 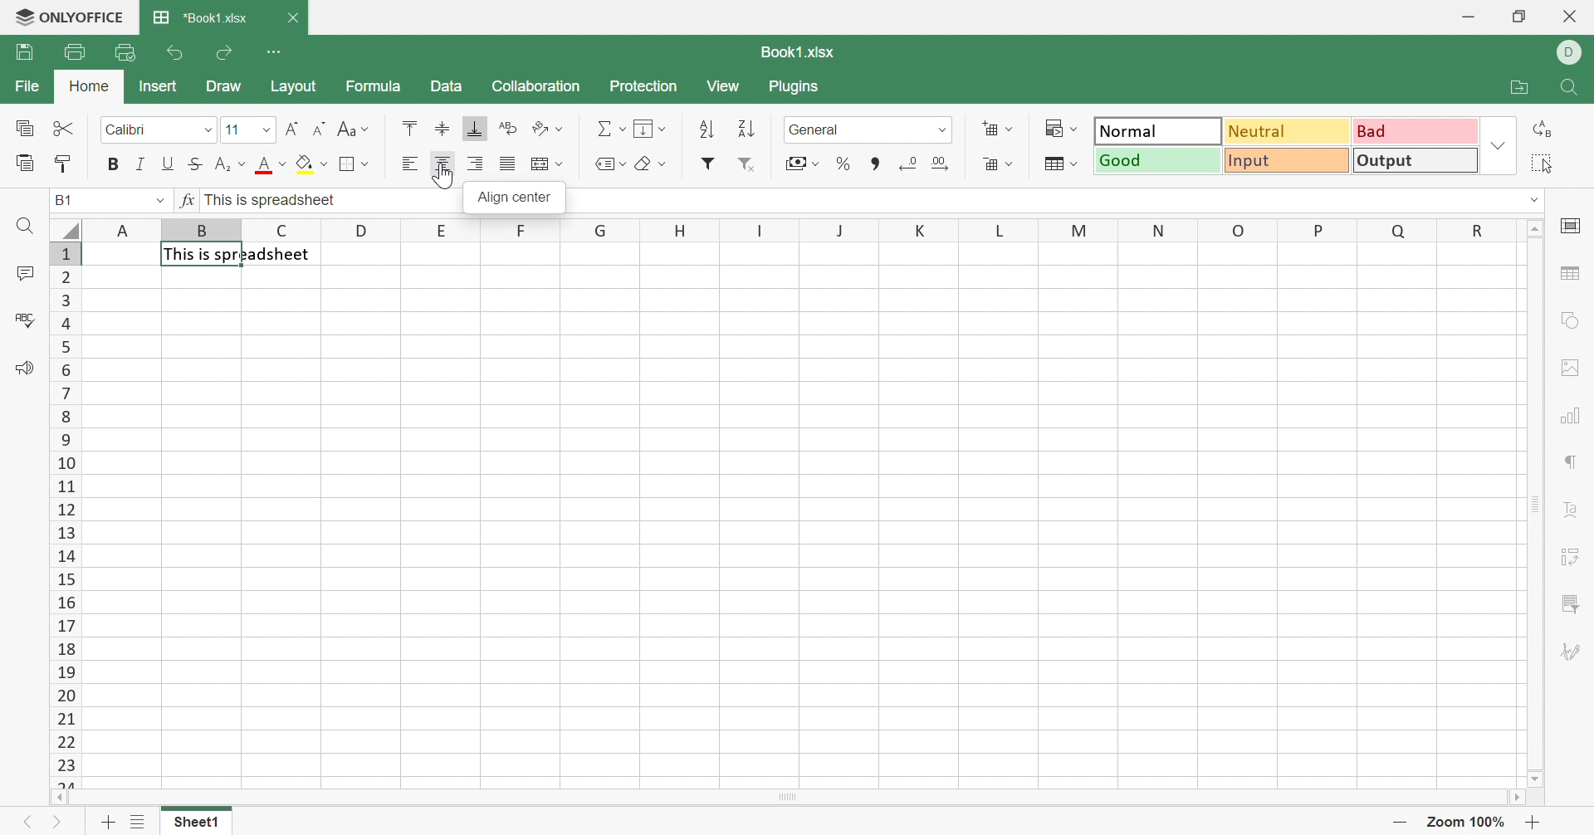 What do you see at coordinates (276, 50) in the screenshot?
I see `Customize Quick Access Toolbar` at bounding box center [276, 50].